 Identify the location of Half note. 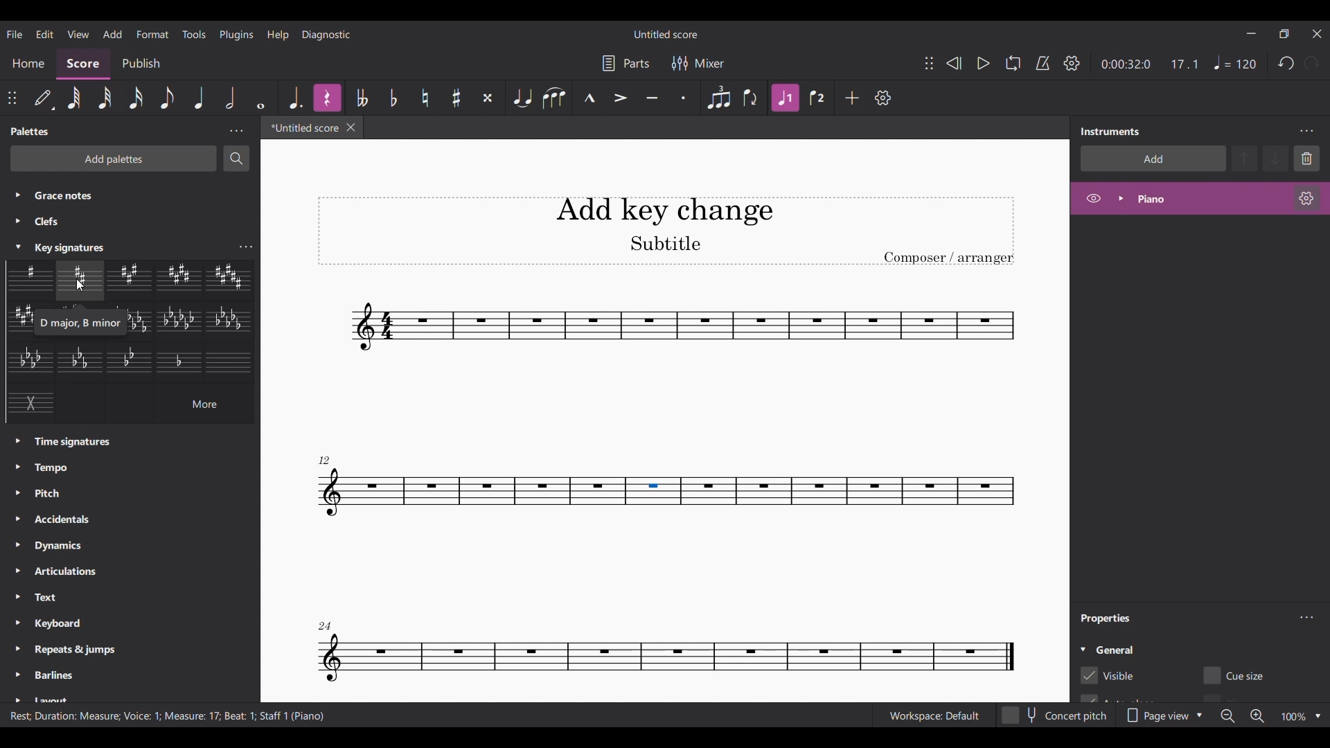
(231, 98).